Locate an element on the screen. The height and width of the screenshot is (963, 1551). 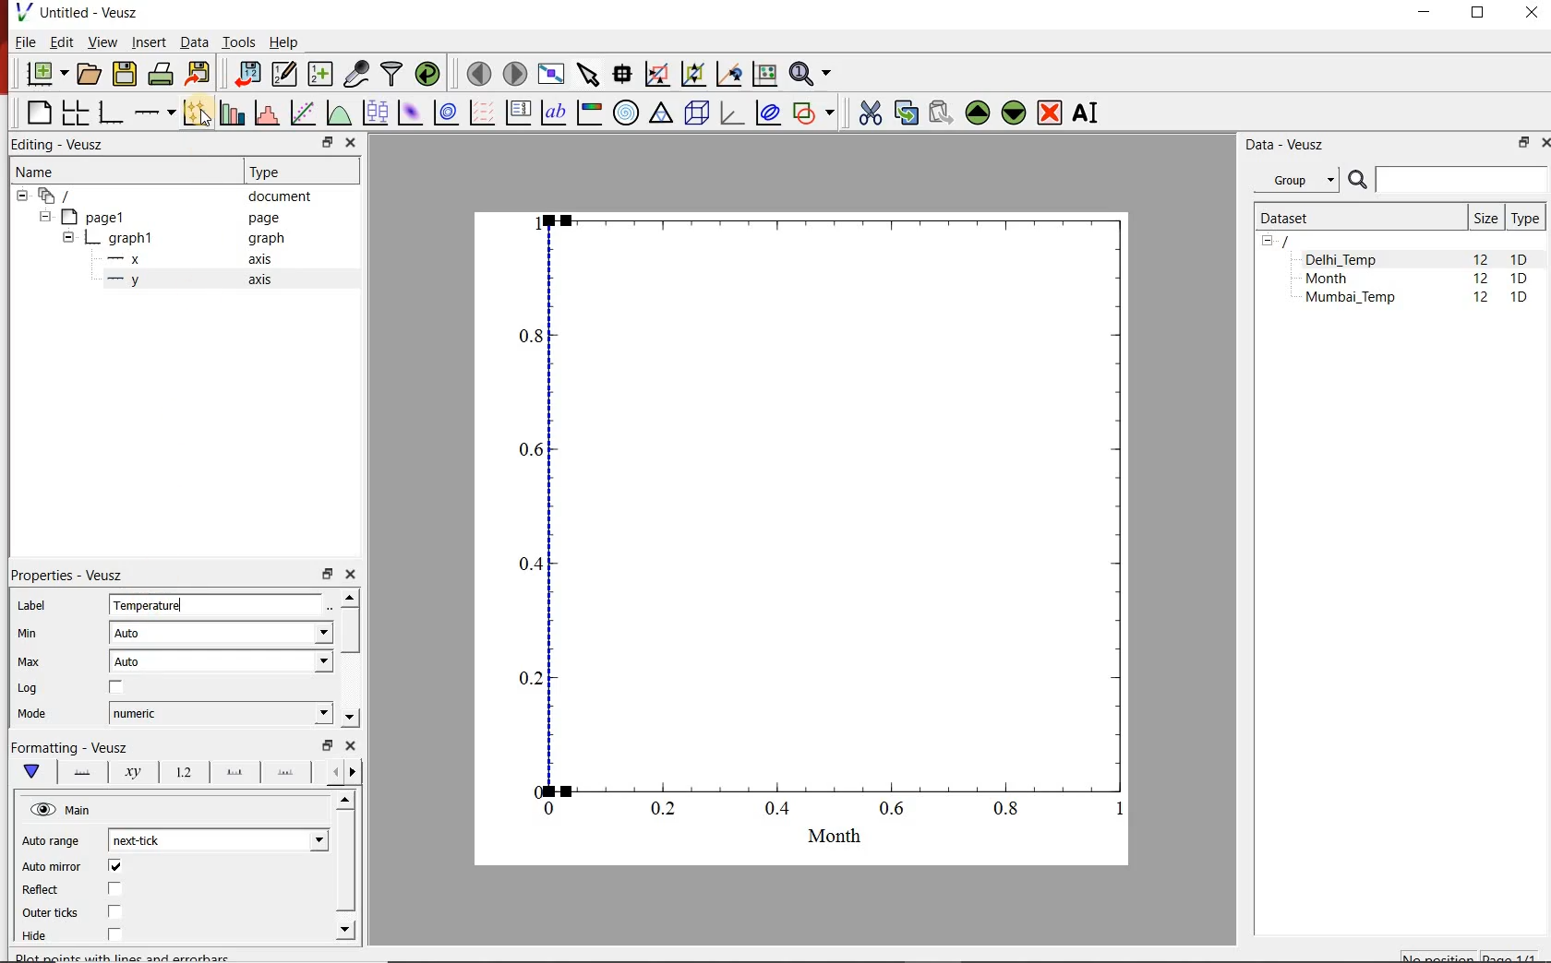
Minor ticks is located at coordinates (287, 772).